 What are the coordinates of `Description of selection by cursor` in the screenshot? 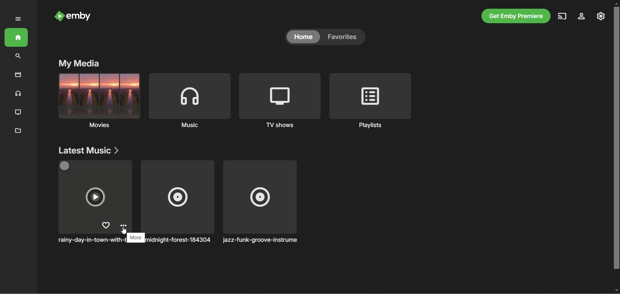 It's located at (132, 238).